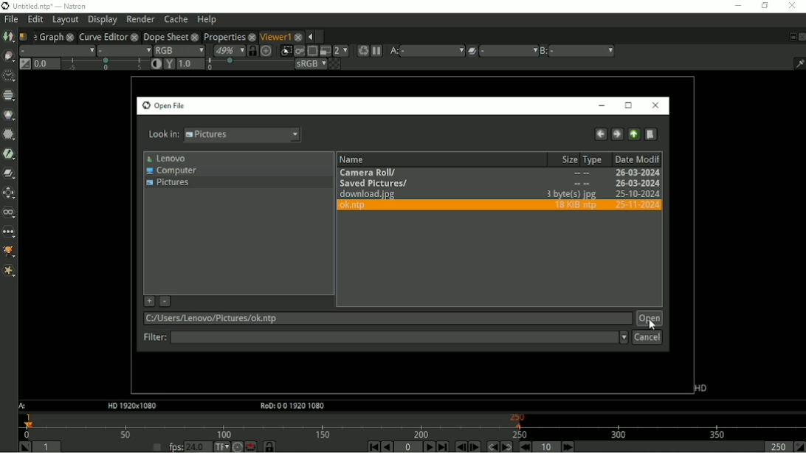  What do you see at coordinates (647, 338) in the screenshot?
I see `Cancel` at bounding box center [647, 338].